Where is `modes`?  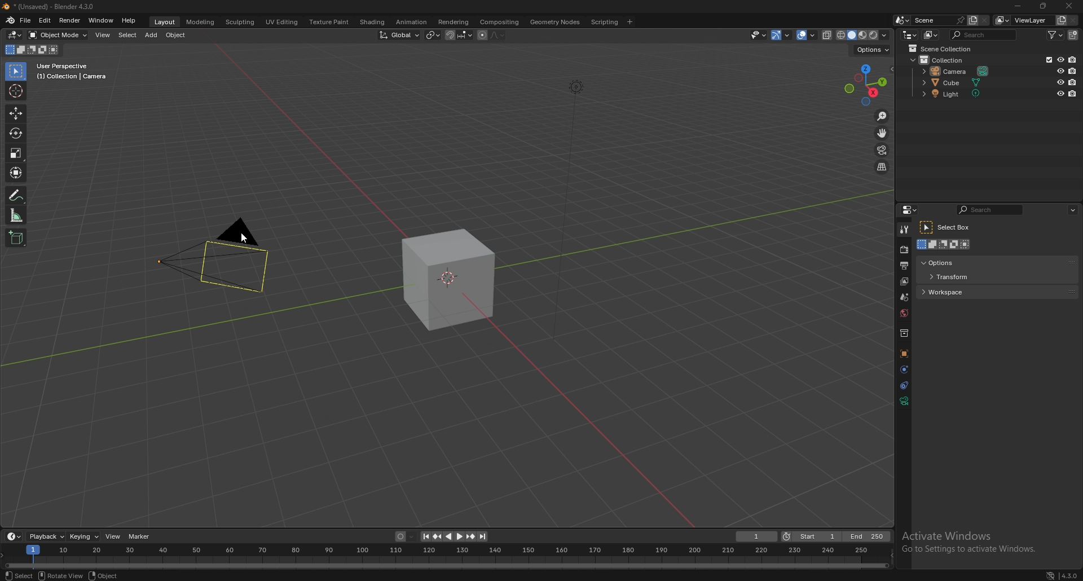
modes is located at coordinates (945, 244).